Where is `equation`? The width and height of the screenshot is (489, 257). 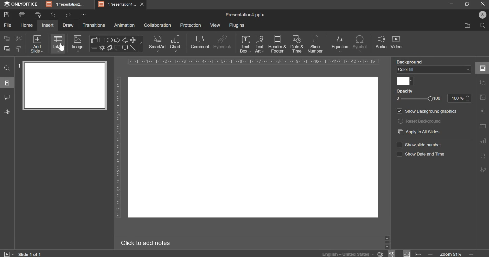 equation is located at coordinates (340, 44).